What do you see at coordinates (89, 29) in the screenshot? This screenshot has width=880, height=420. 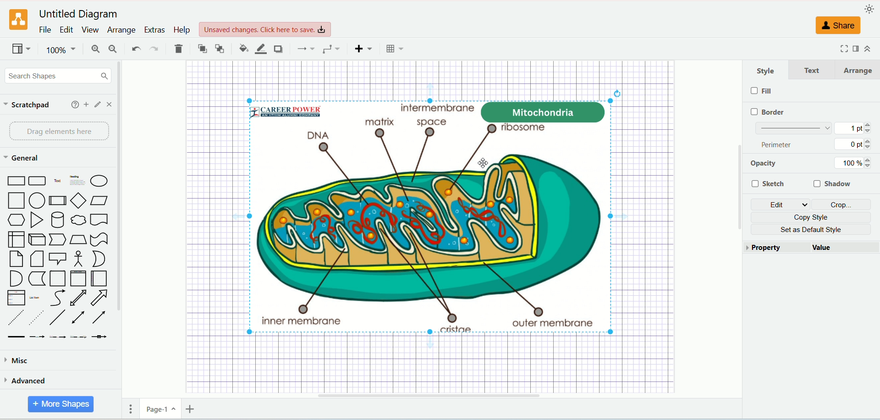 I see `view` at bounding box center [89, 29].